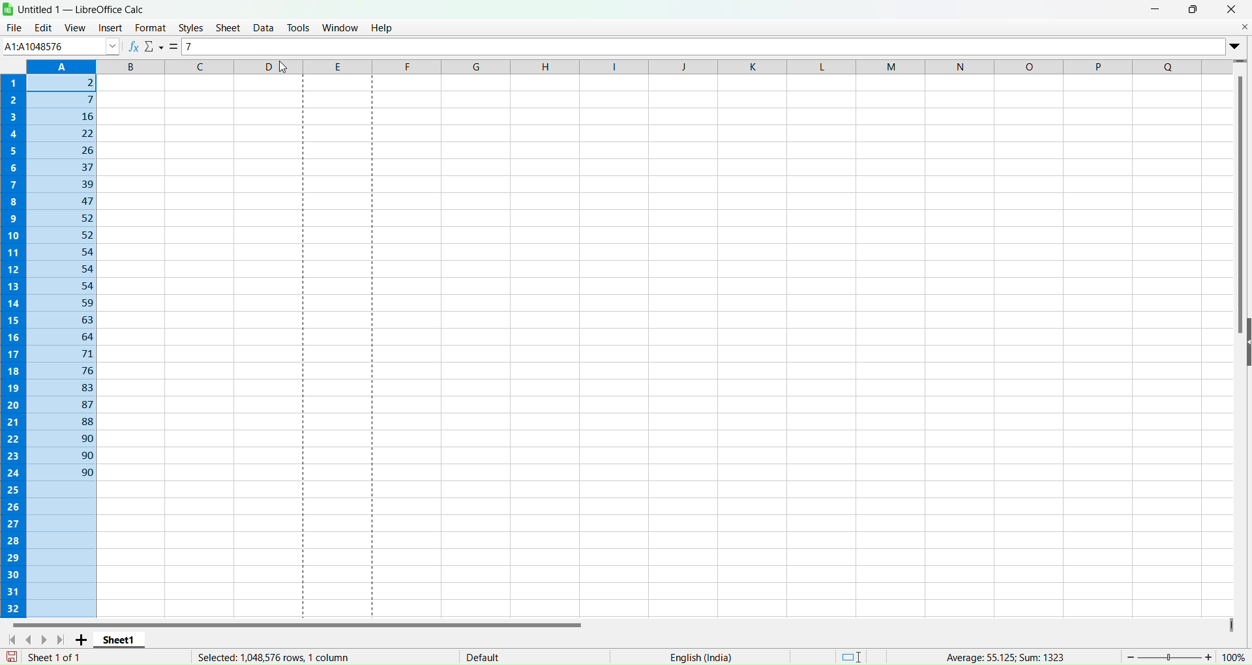  What do you see at coordinates (700, 657) in the screenshot?
I see `Language` at bounding box center [700, 657].